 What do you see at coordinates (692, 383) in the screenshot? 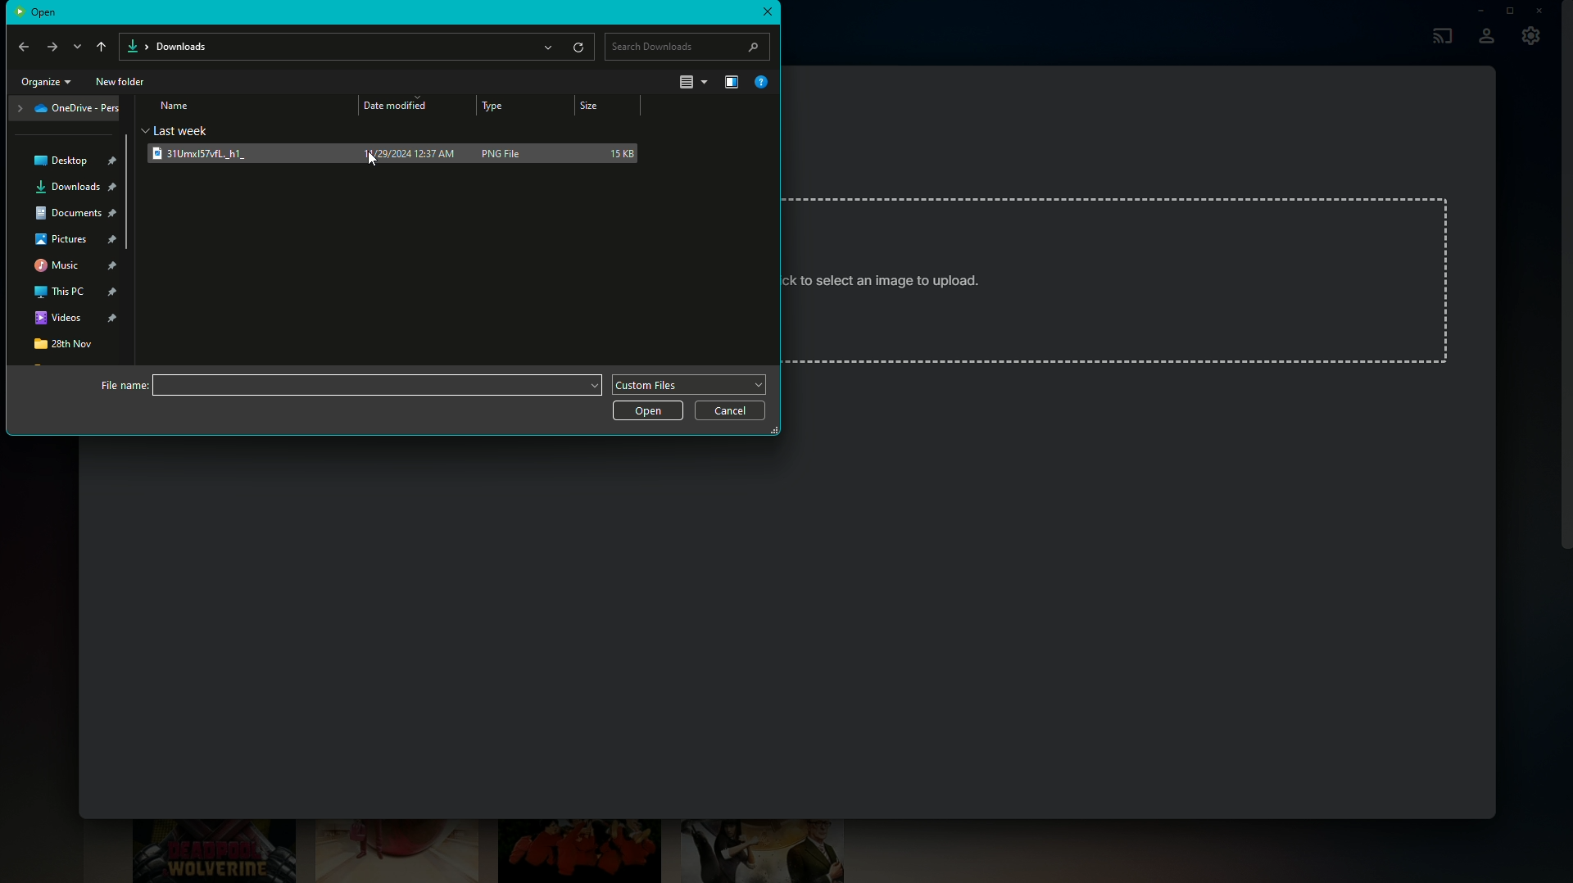
I see `File type` at bounding box center [692, 383].